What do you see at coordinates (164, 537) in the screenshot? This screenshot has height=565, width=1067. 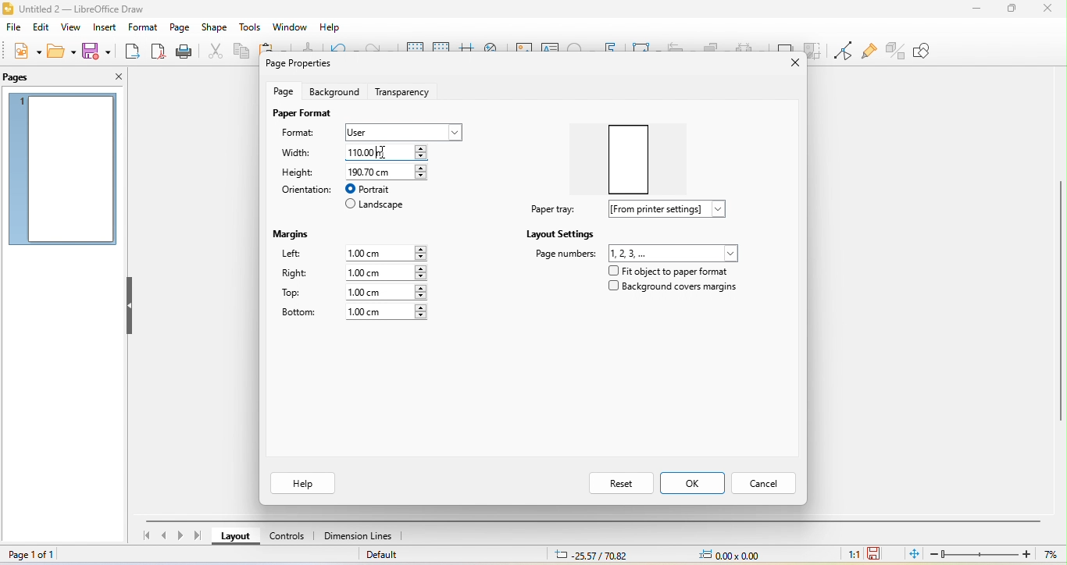 I see `previous page` at bounding box center [164, 537].